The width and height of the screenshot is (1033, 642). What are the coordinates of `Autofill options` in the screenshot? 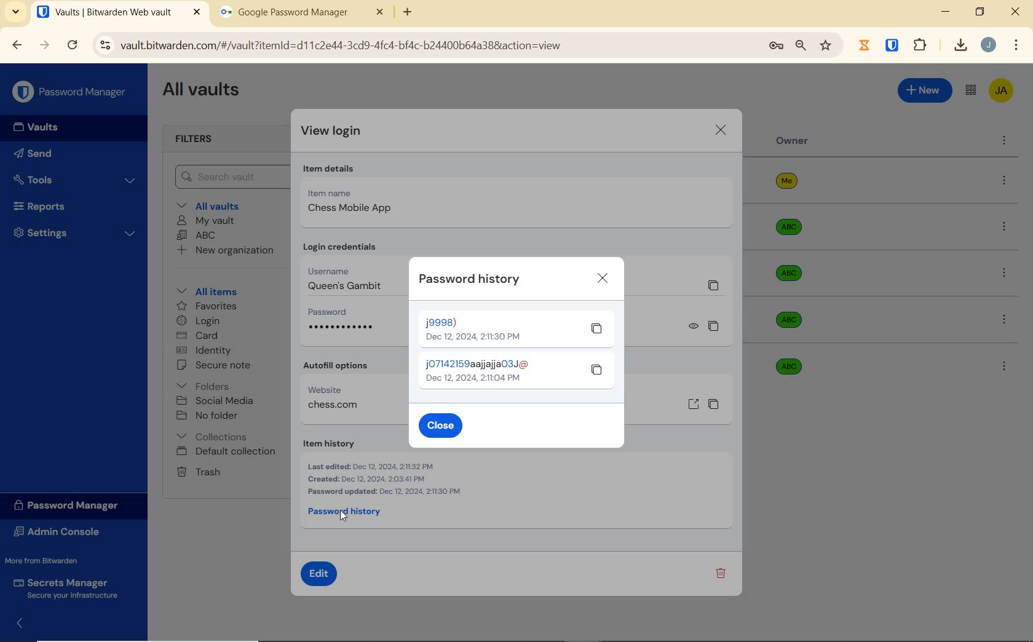 It's located at (350, 367).